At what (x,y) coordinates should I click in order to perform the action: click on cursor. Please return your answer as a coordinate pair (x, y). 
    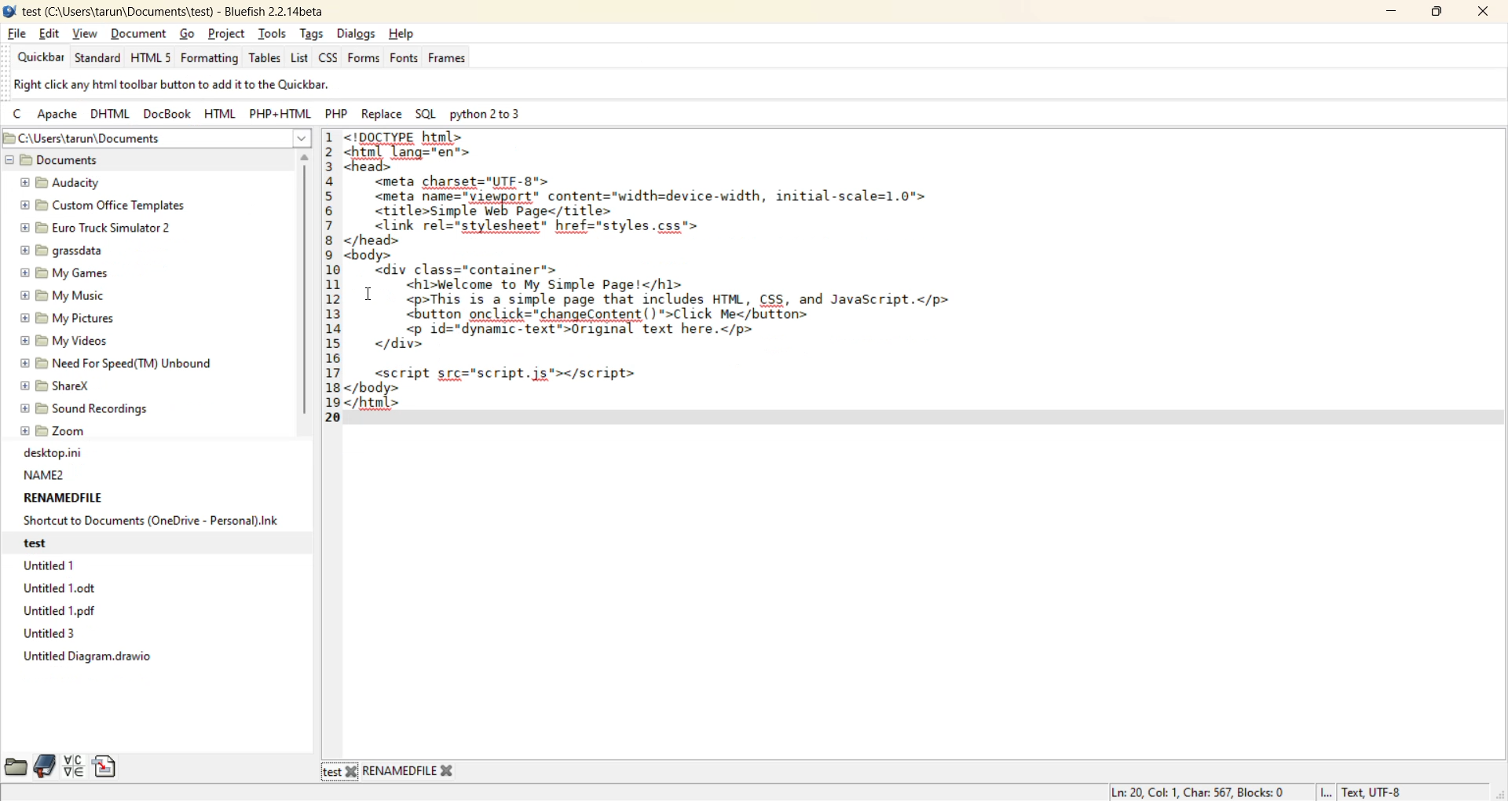
    Looking at the image, I should click on (367, 296).